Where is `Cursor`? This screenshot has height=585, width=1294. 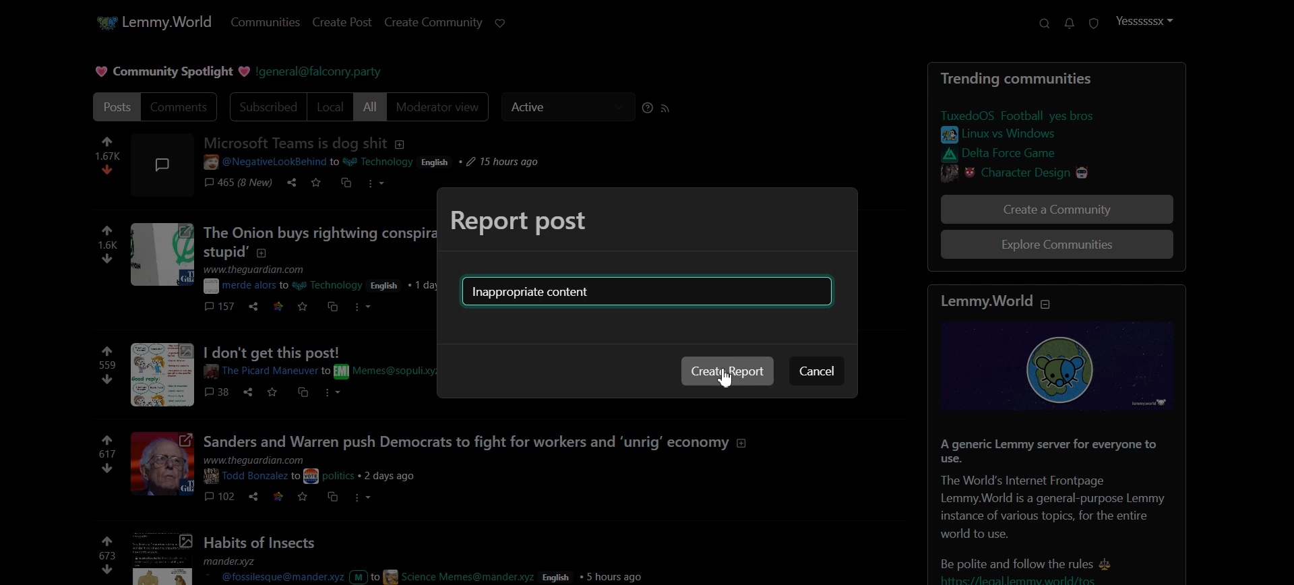
Cursor is located at coordinates (729, 378).